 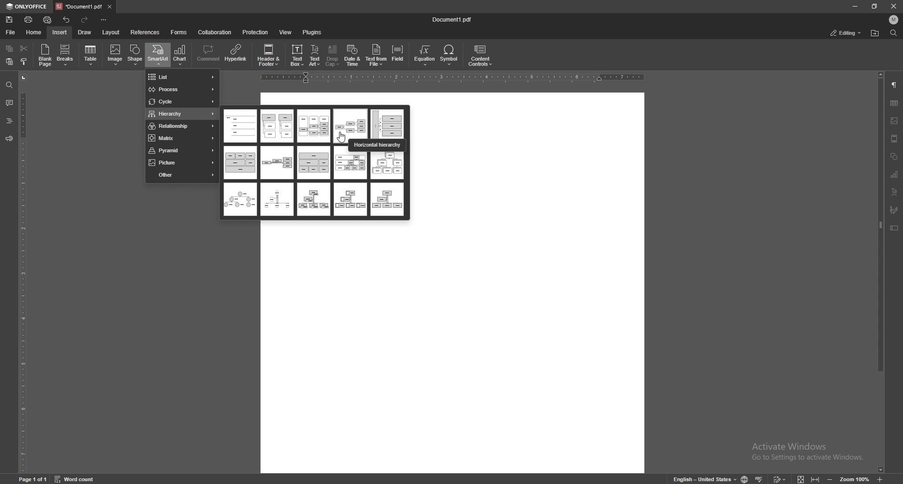 What do you see at coordinates (895, 139) in the screenshot?
I see `header and footer` at bounding box center [895, 139].